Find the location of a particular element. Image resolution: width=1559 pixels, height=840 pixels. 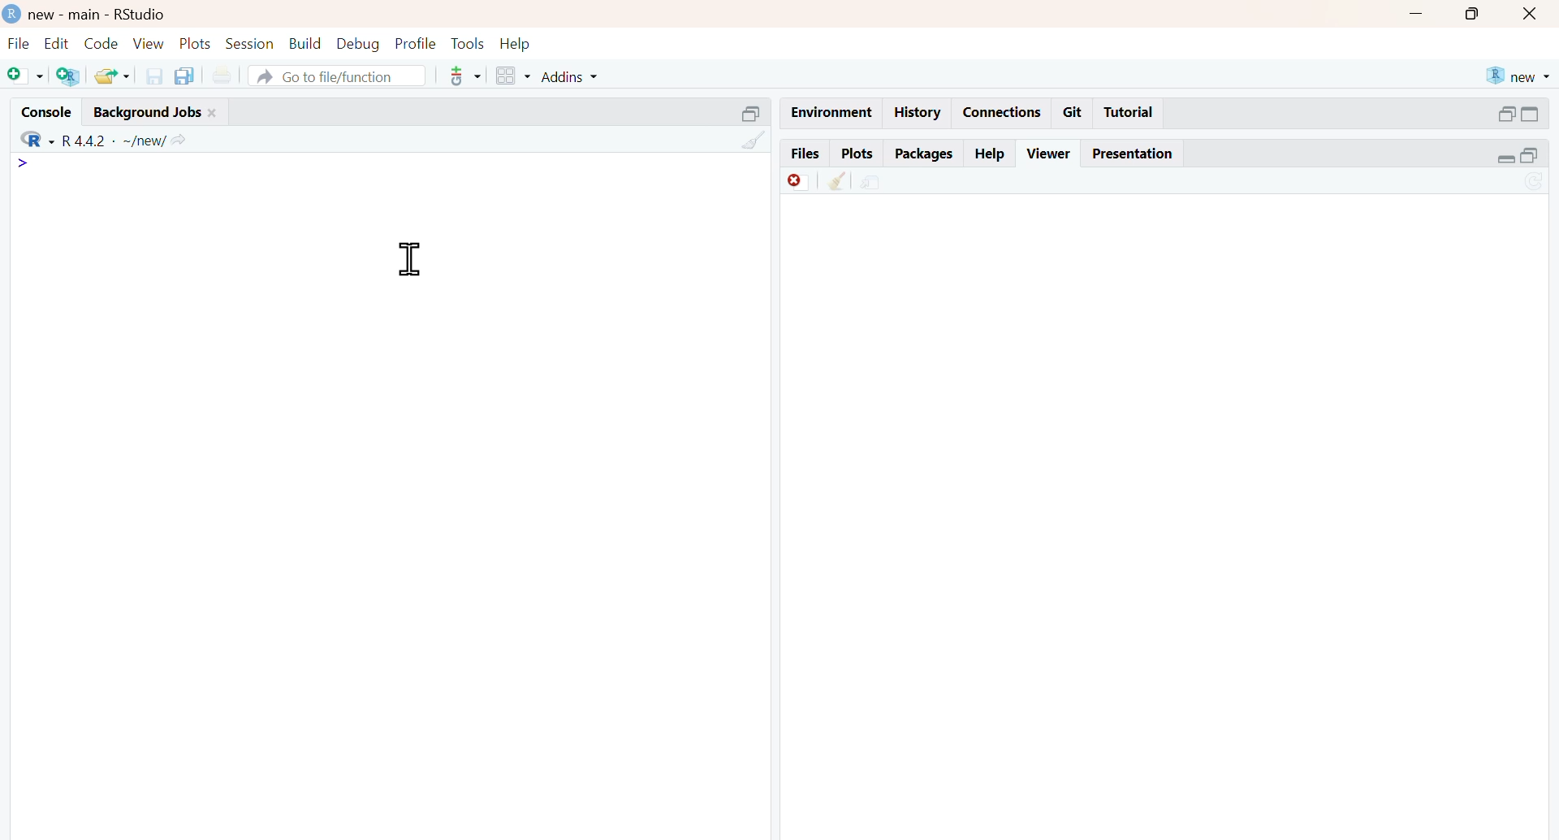

tools is located at coordinates (469, 43).